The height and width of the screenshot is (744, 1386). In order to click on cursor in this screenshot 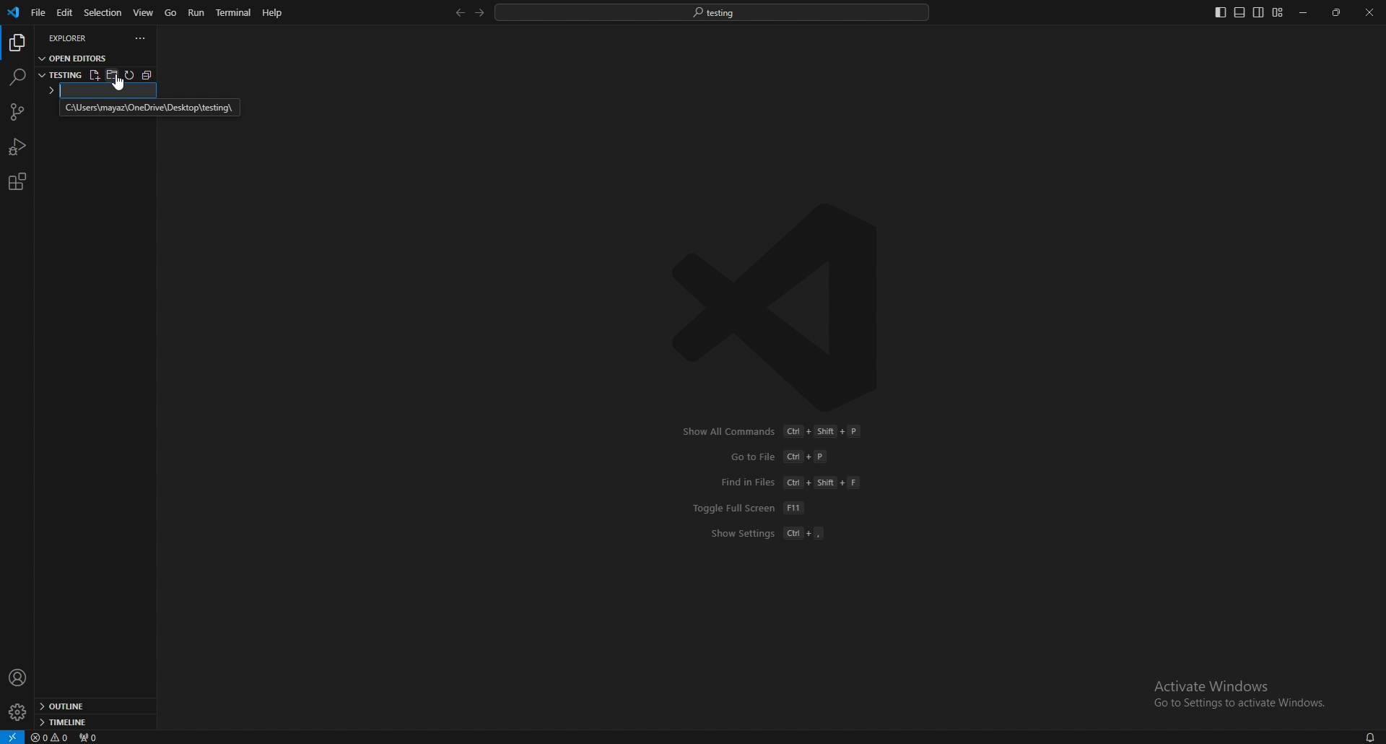, I will do `click(121, 82)`.